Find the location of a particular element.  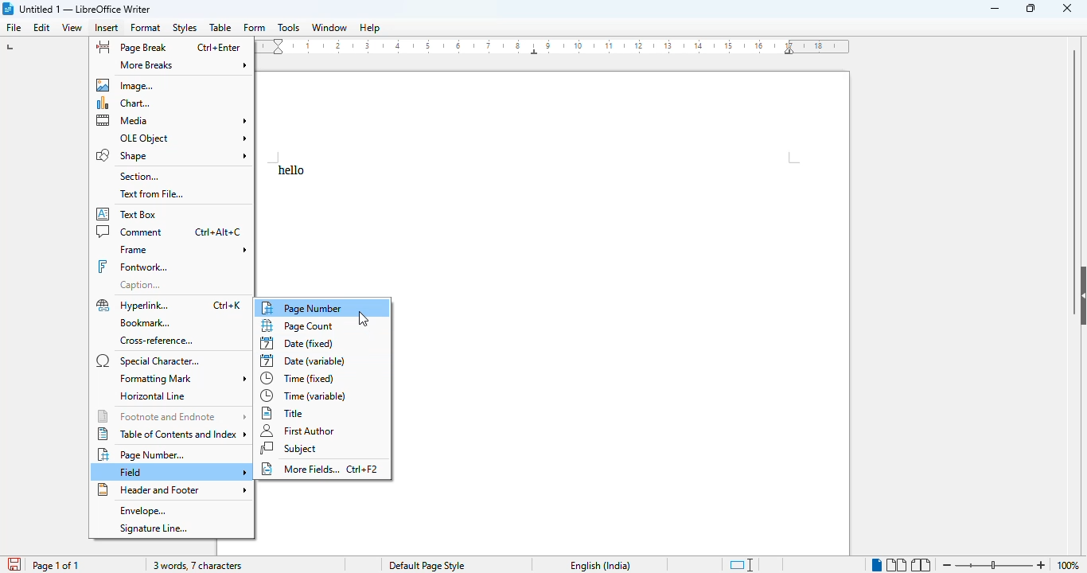

cross-reference is located at coordinates (157, 341).